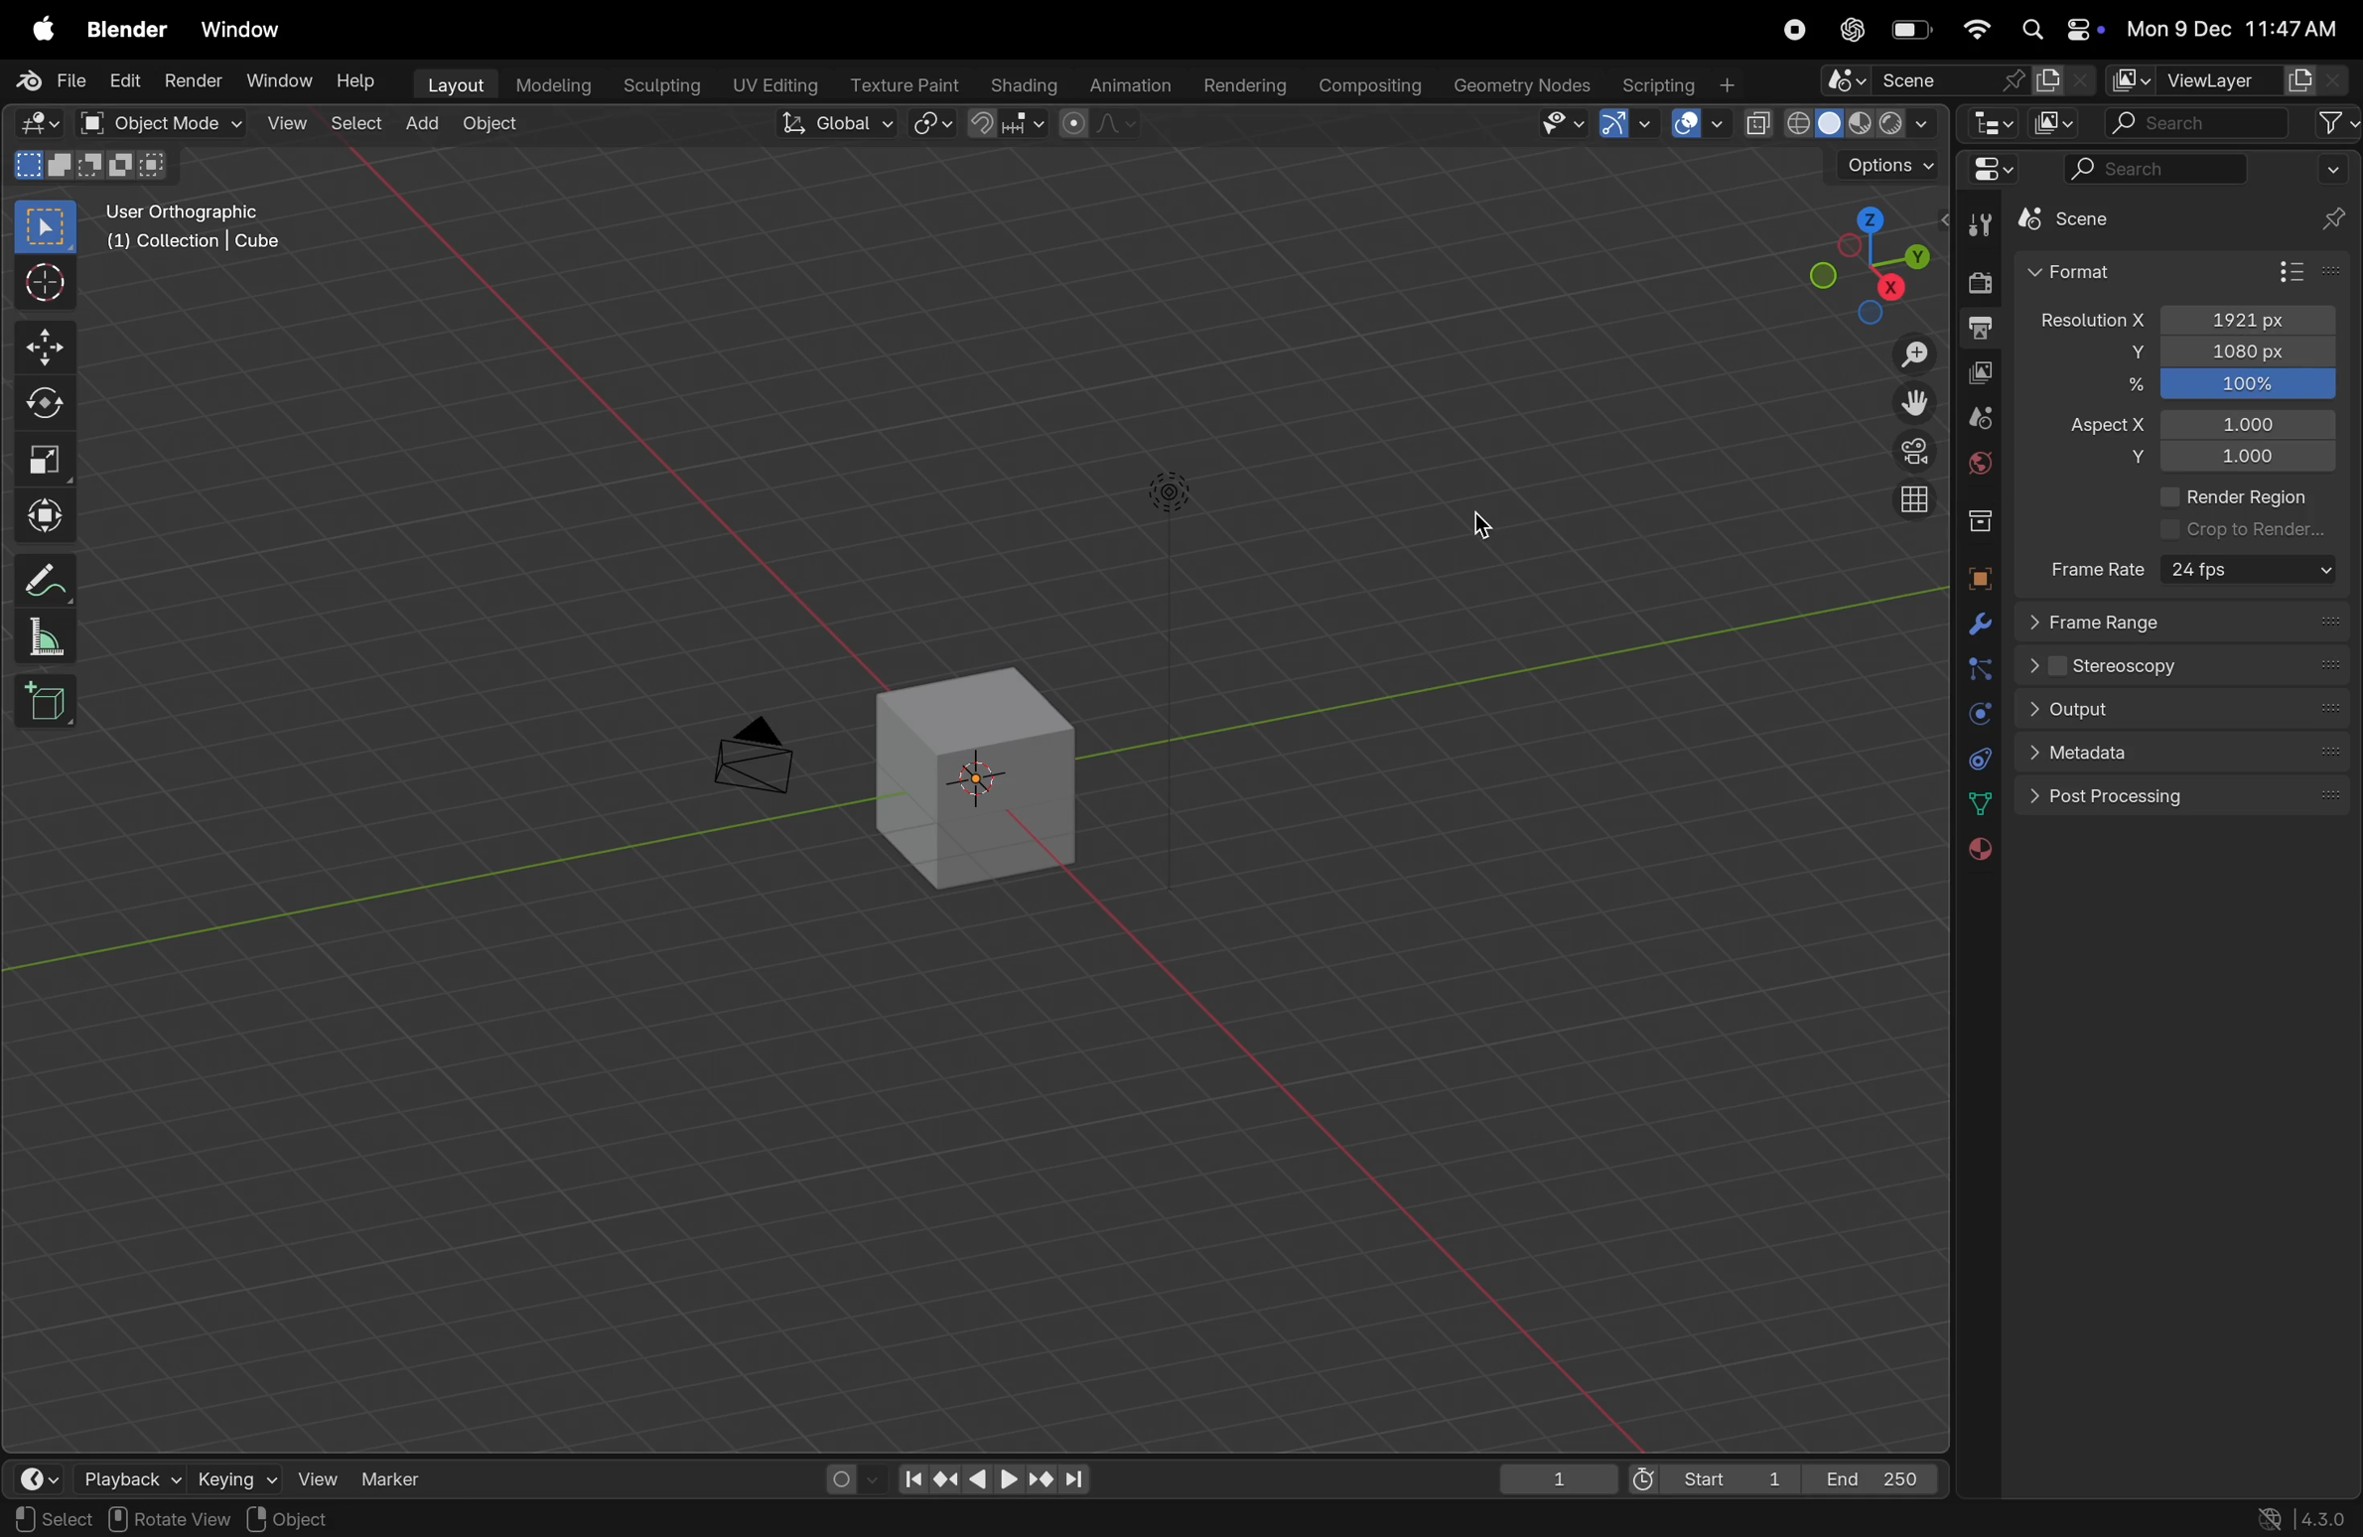  What do you see at coordinates (1975, 802) in the screenshot?
I see `date` at bounding box center [1975, 802].